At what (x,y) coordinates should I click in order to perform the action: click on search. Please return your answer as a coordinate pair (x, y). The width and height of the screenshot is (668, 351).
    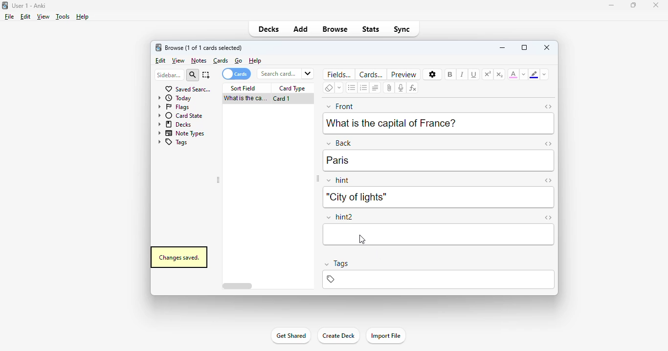
    Looking at the image, I should click on (193, 75).